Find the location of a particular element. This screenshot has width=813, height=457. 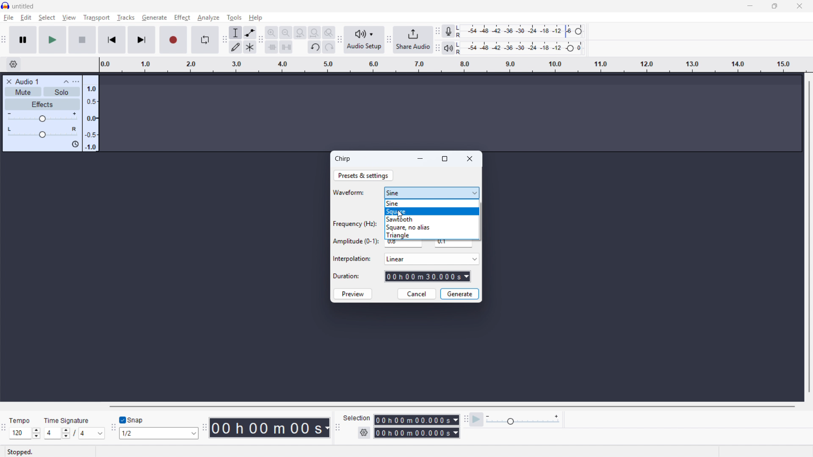

Effects  is located at coordinates (42, 105).